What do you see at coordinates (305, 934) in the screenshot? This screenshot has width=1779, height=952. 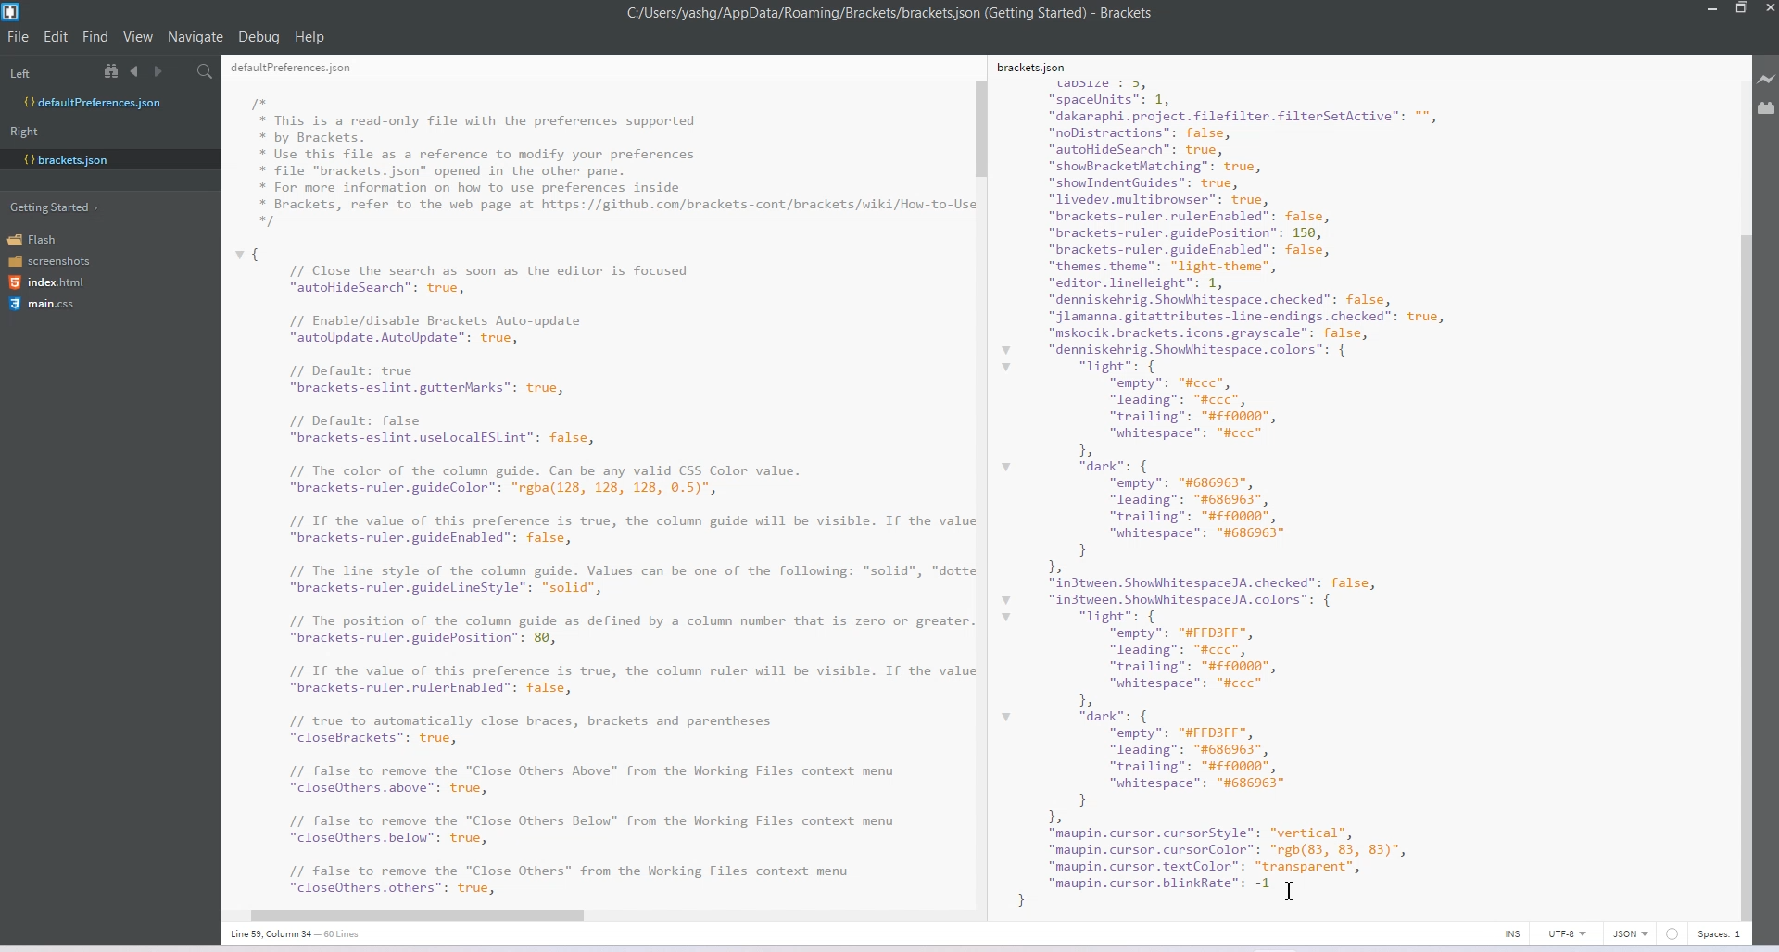 I see `Line 36, Column 13- 60 lines` at bounding box center [305, 934].